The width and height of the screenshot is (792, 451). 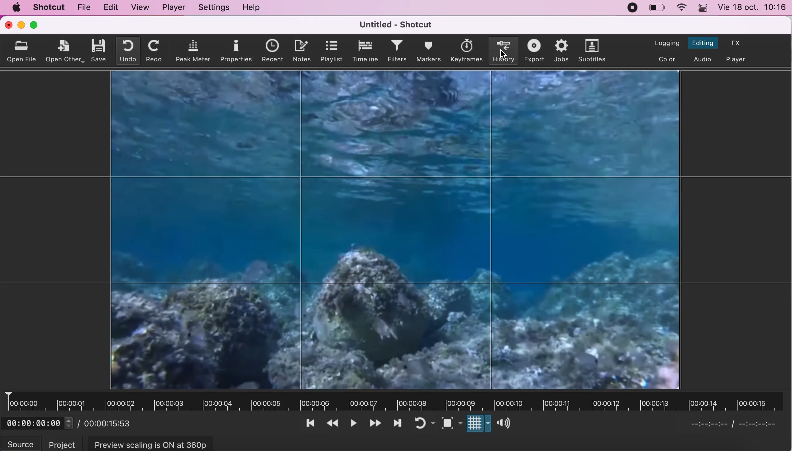 What do you see at coordinates (738, 7) in the screenshot?
I see `Vie 18 oct.` at bounding box center [738, 7].